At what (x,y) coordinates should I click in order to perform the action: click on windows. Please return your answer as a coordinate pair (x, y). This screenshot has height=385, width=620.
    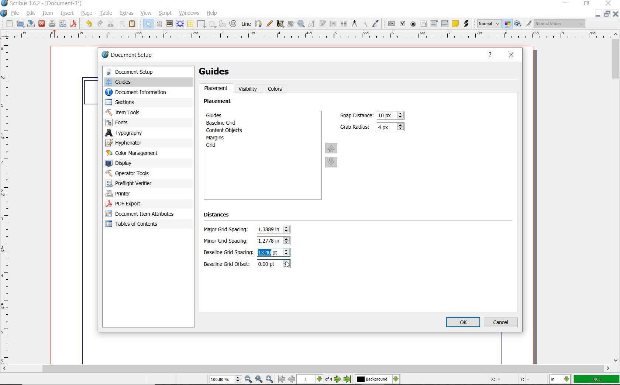
    Looking at the image, I should click on (189, 13).